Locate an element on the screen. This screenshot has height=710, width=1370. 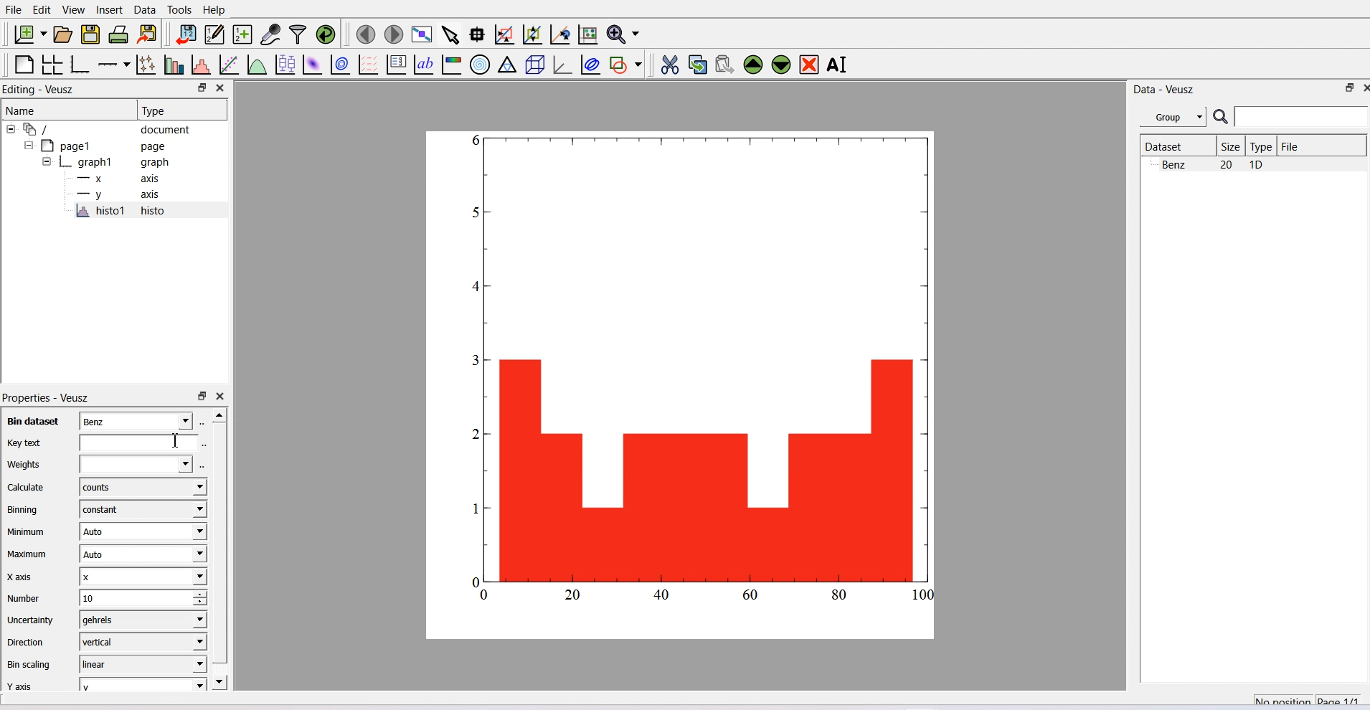
Y axis - Y is located at coordinates (104, 683).